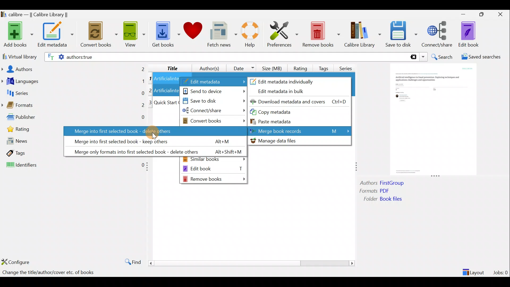 This screenshot has width=510, height=287. I want to click on Edit metadata, so click(55, 35).